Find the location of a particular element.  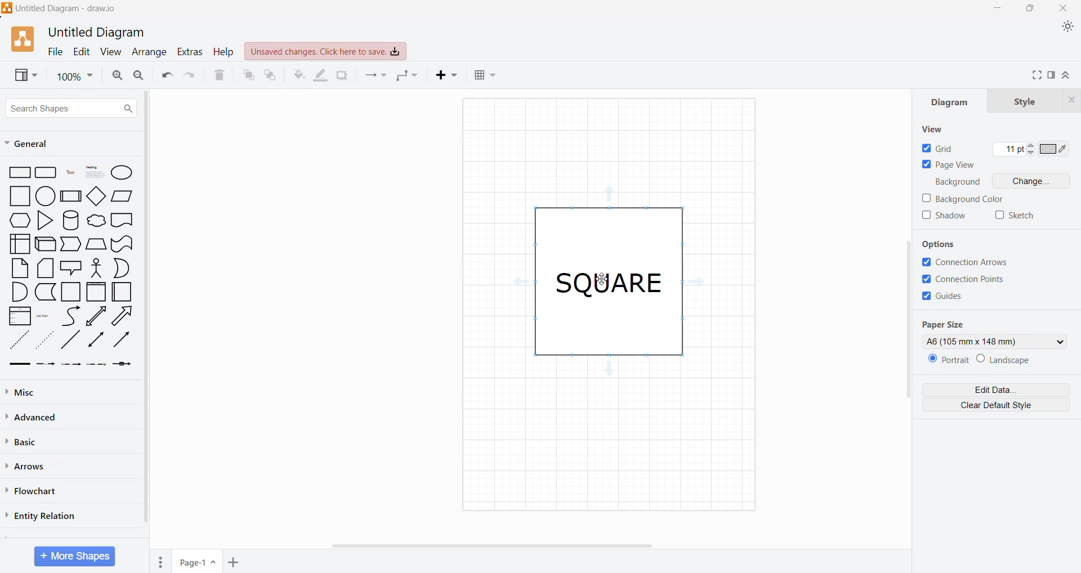

Sketch - click to enable/disable is located at coordinates (1015, 216).